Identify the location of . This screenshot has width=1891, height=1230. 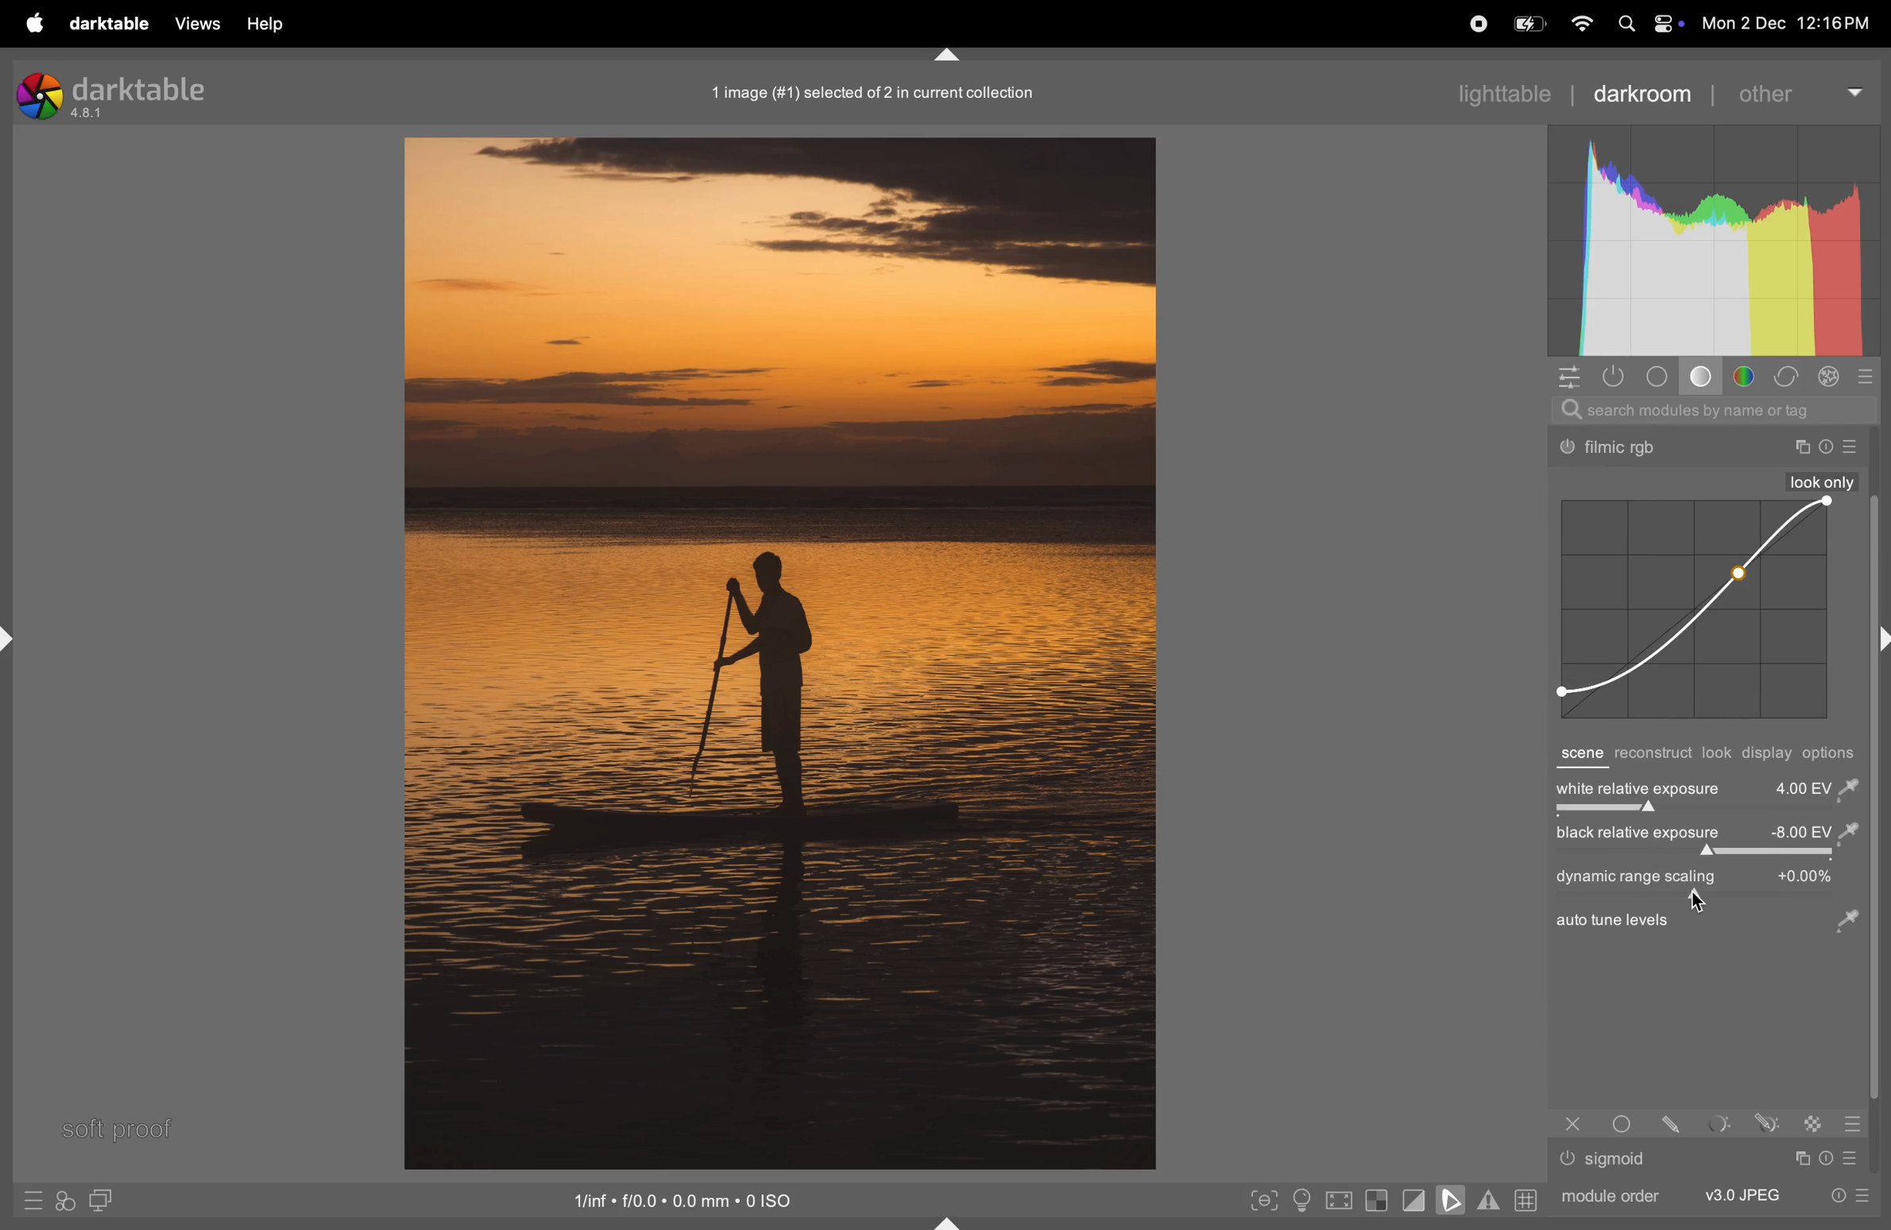
(779, 656).